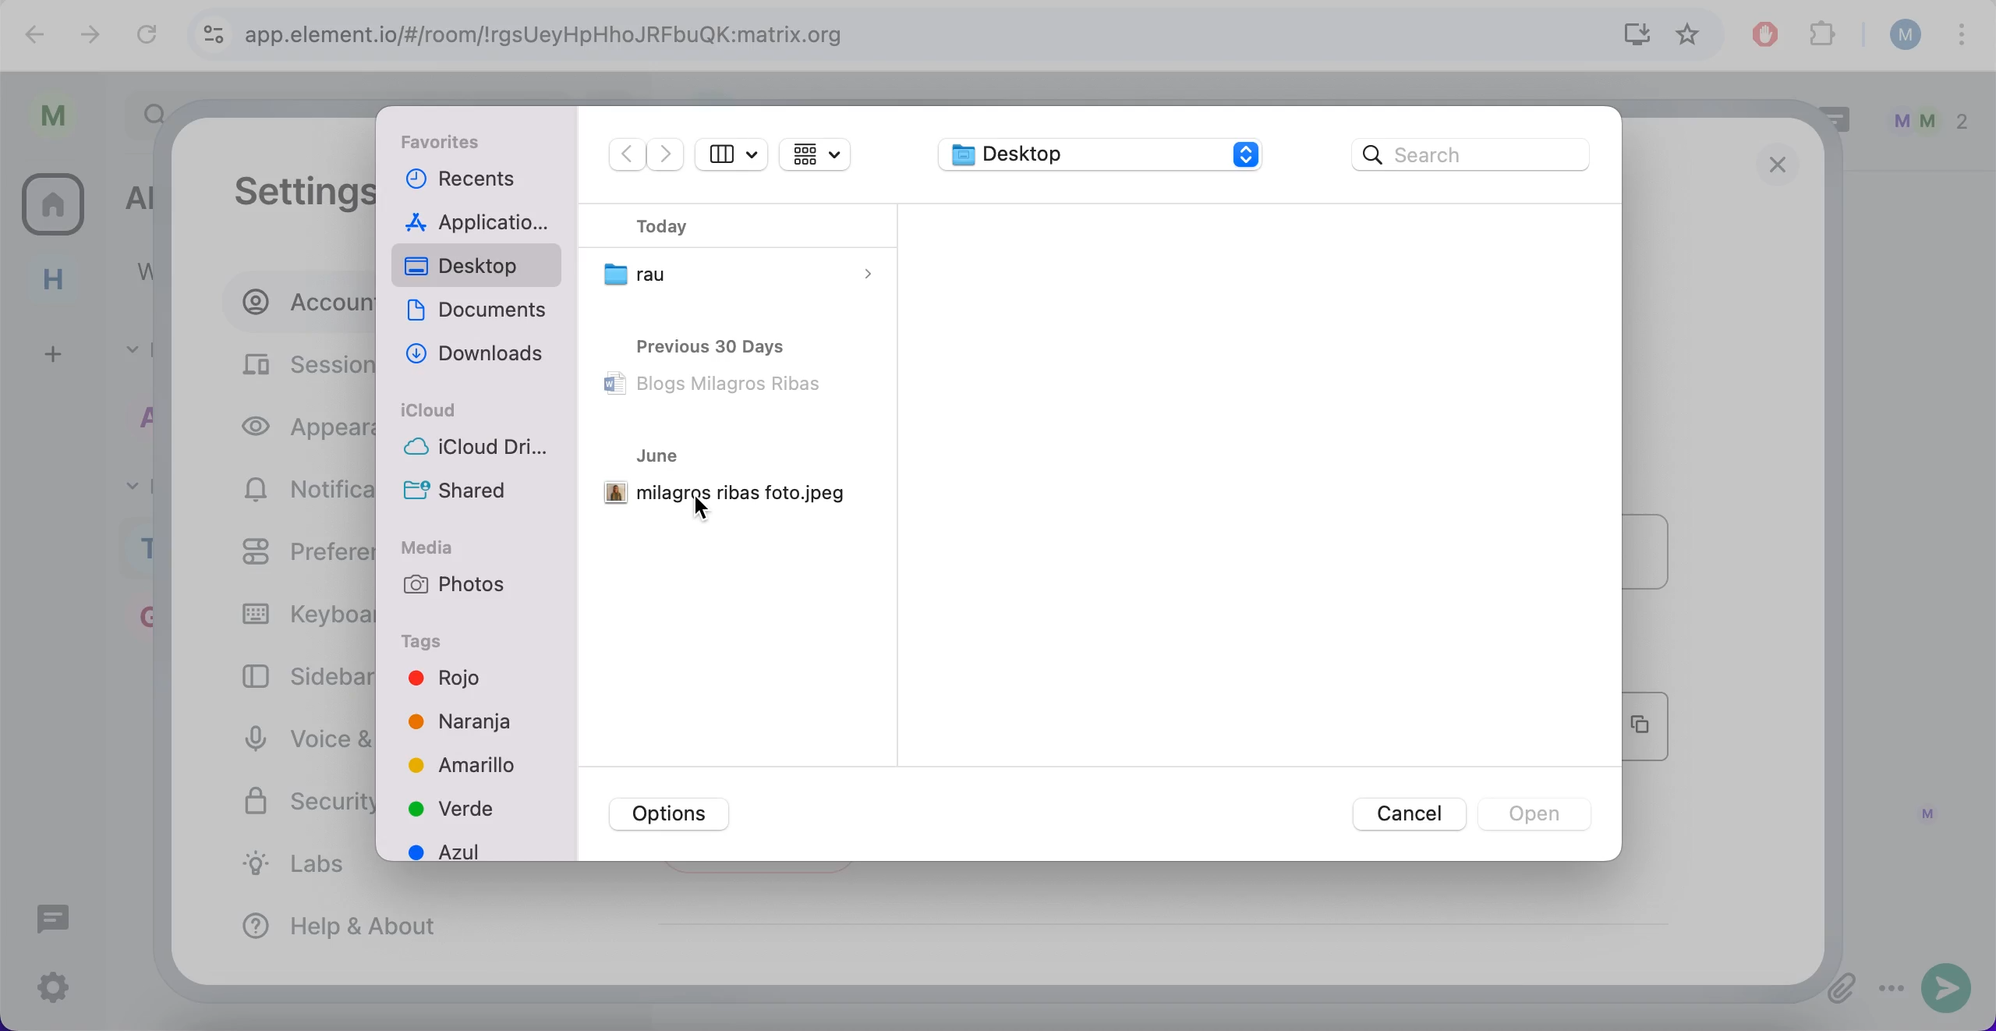 The width and height of the screenshot is (1996, 1031). What do you see at coordinates (1644, 726) in the screenshot?
I see `copy` at bounding box center [1644, 726].